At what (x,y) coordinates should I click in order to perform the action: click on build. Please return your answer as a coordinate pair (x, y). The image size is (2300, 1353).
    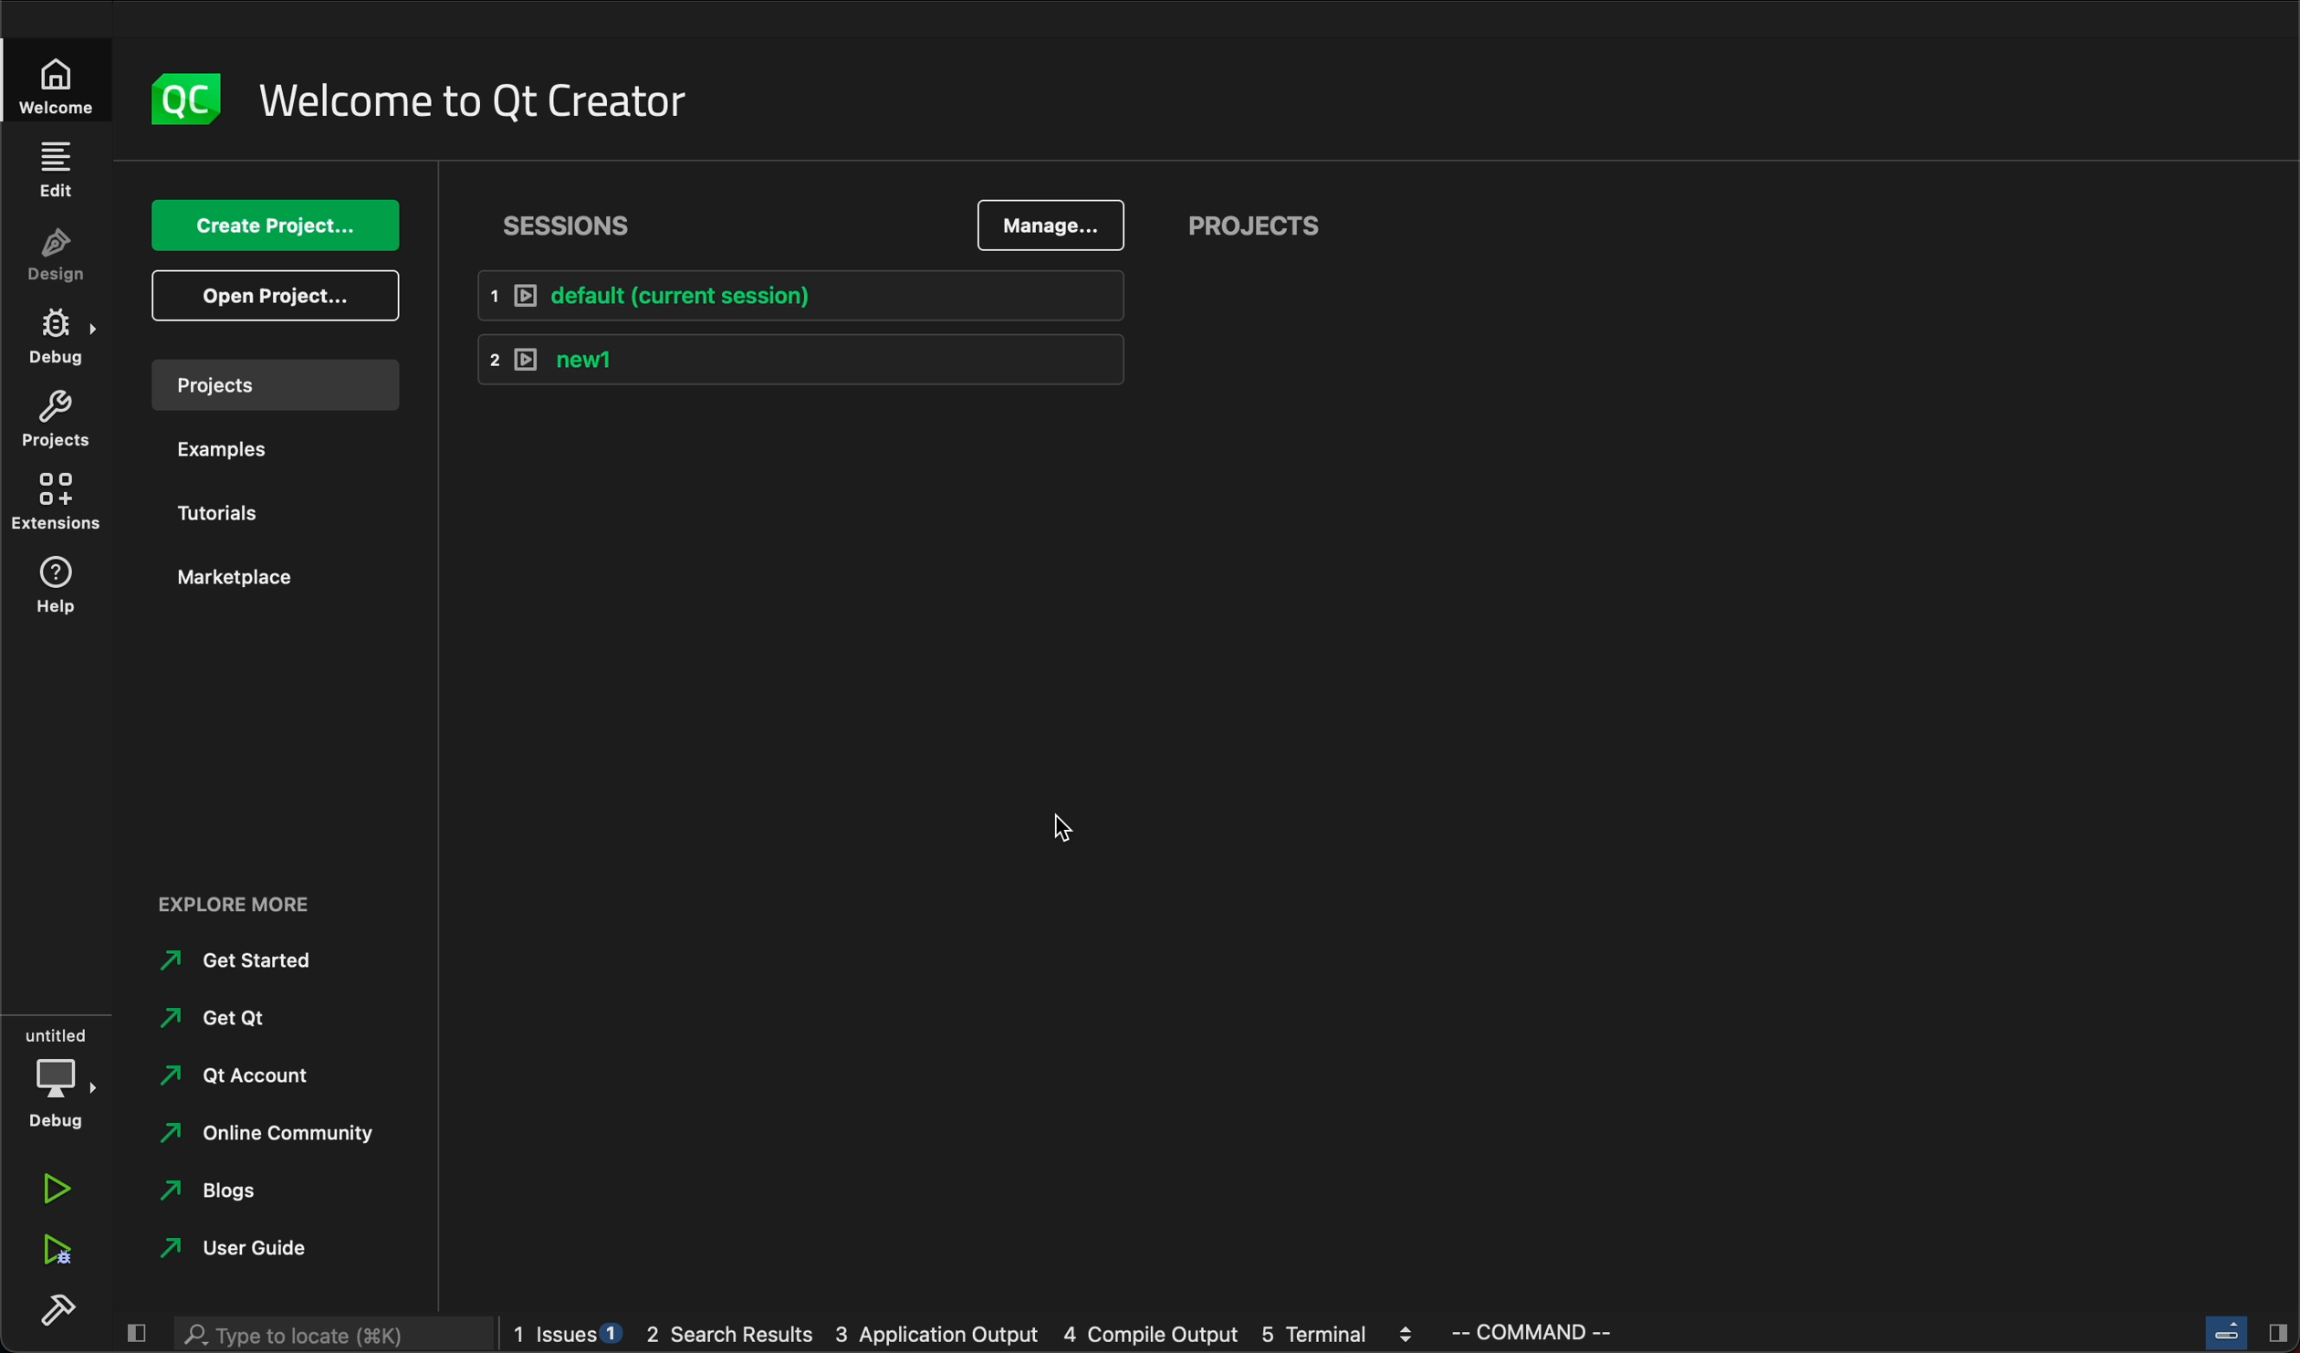
    Looking at the image, I should click on (65, 1315).